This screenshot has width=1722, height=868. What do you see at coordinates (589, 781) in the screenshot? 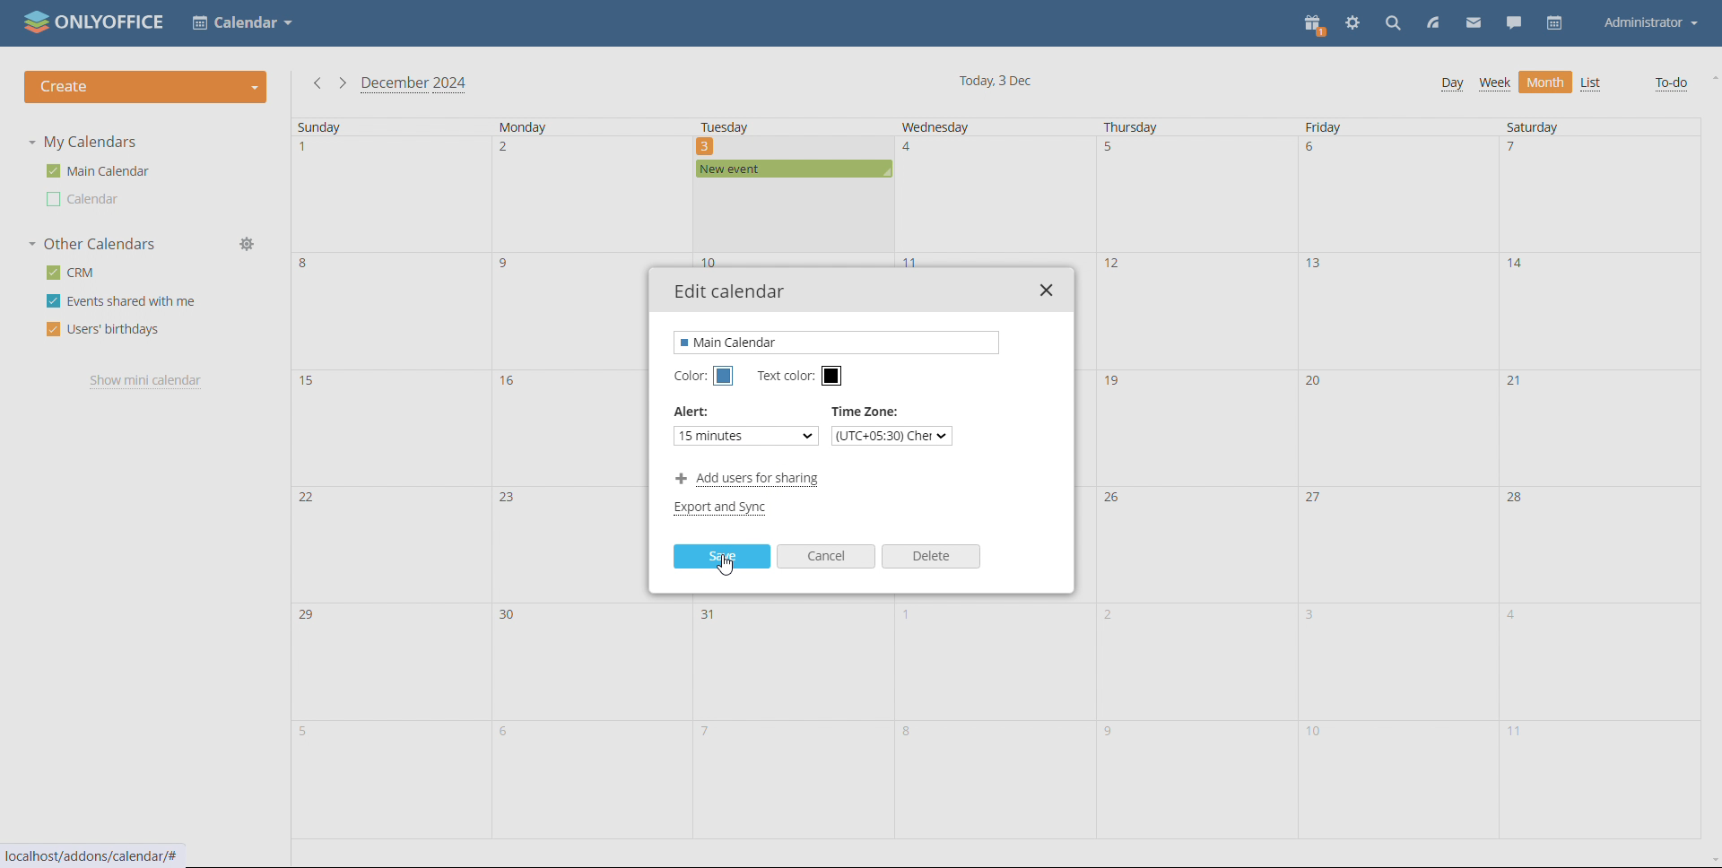
I see `date` at bounding box center [589, 781].